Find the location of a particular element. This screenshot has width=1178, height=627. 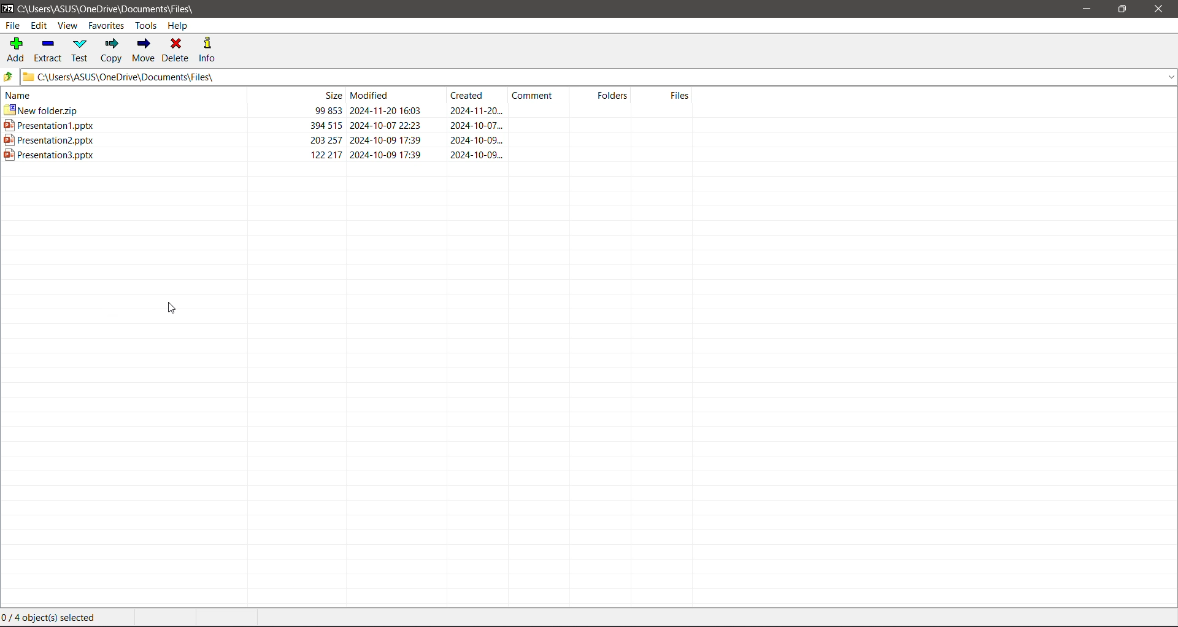

modified is located at coordinates (395, 94).